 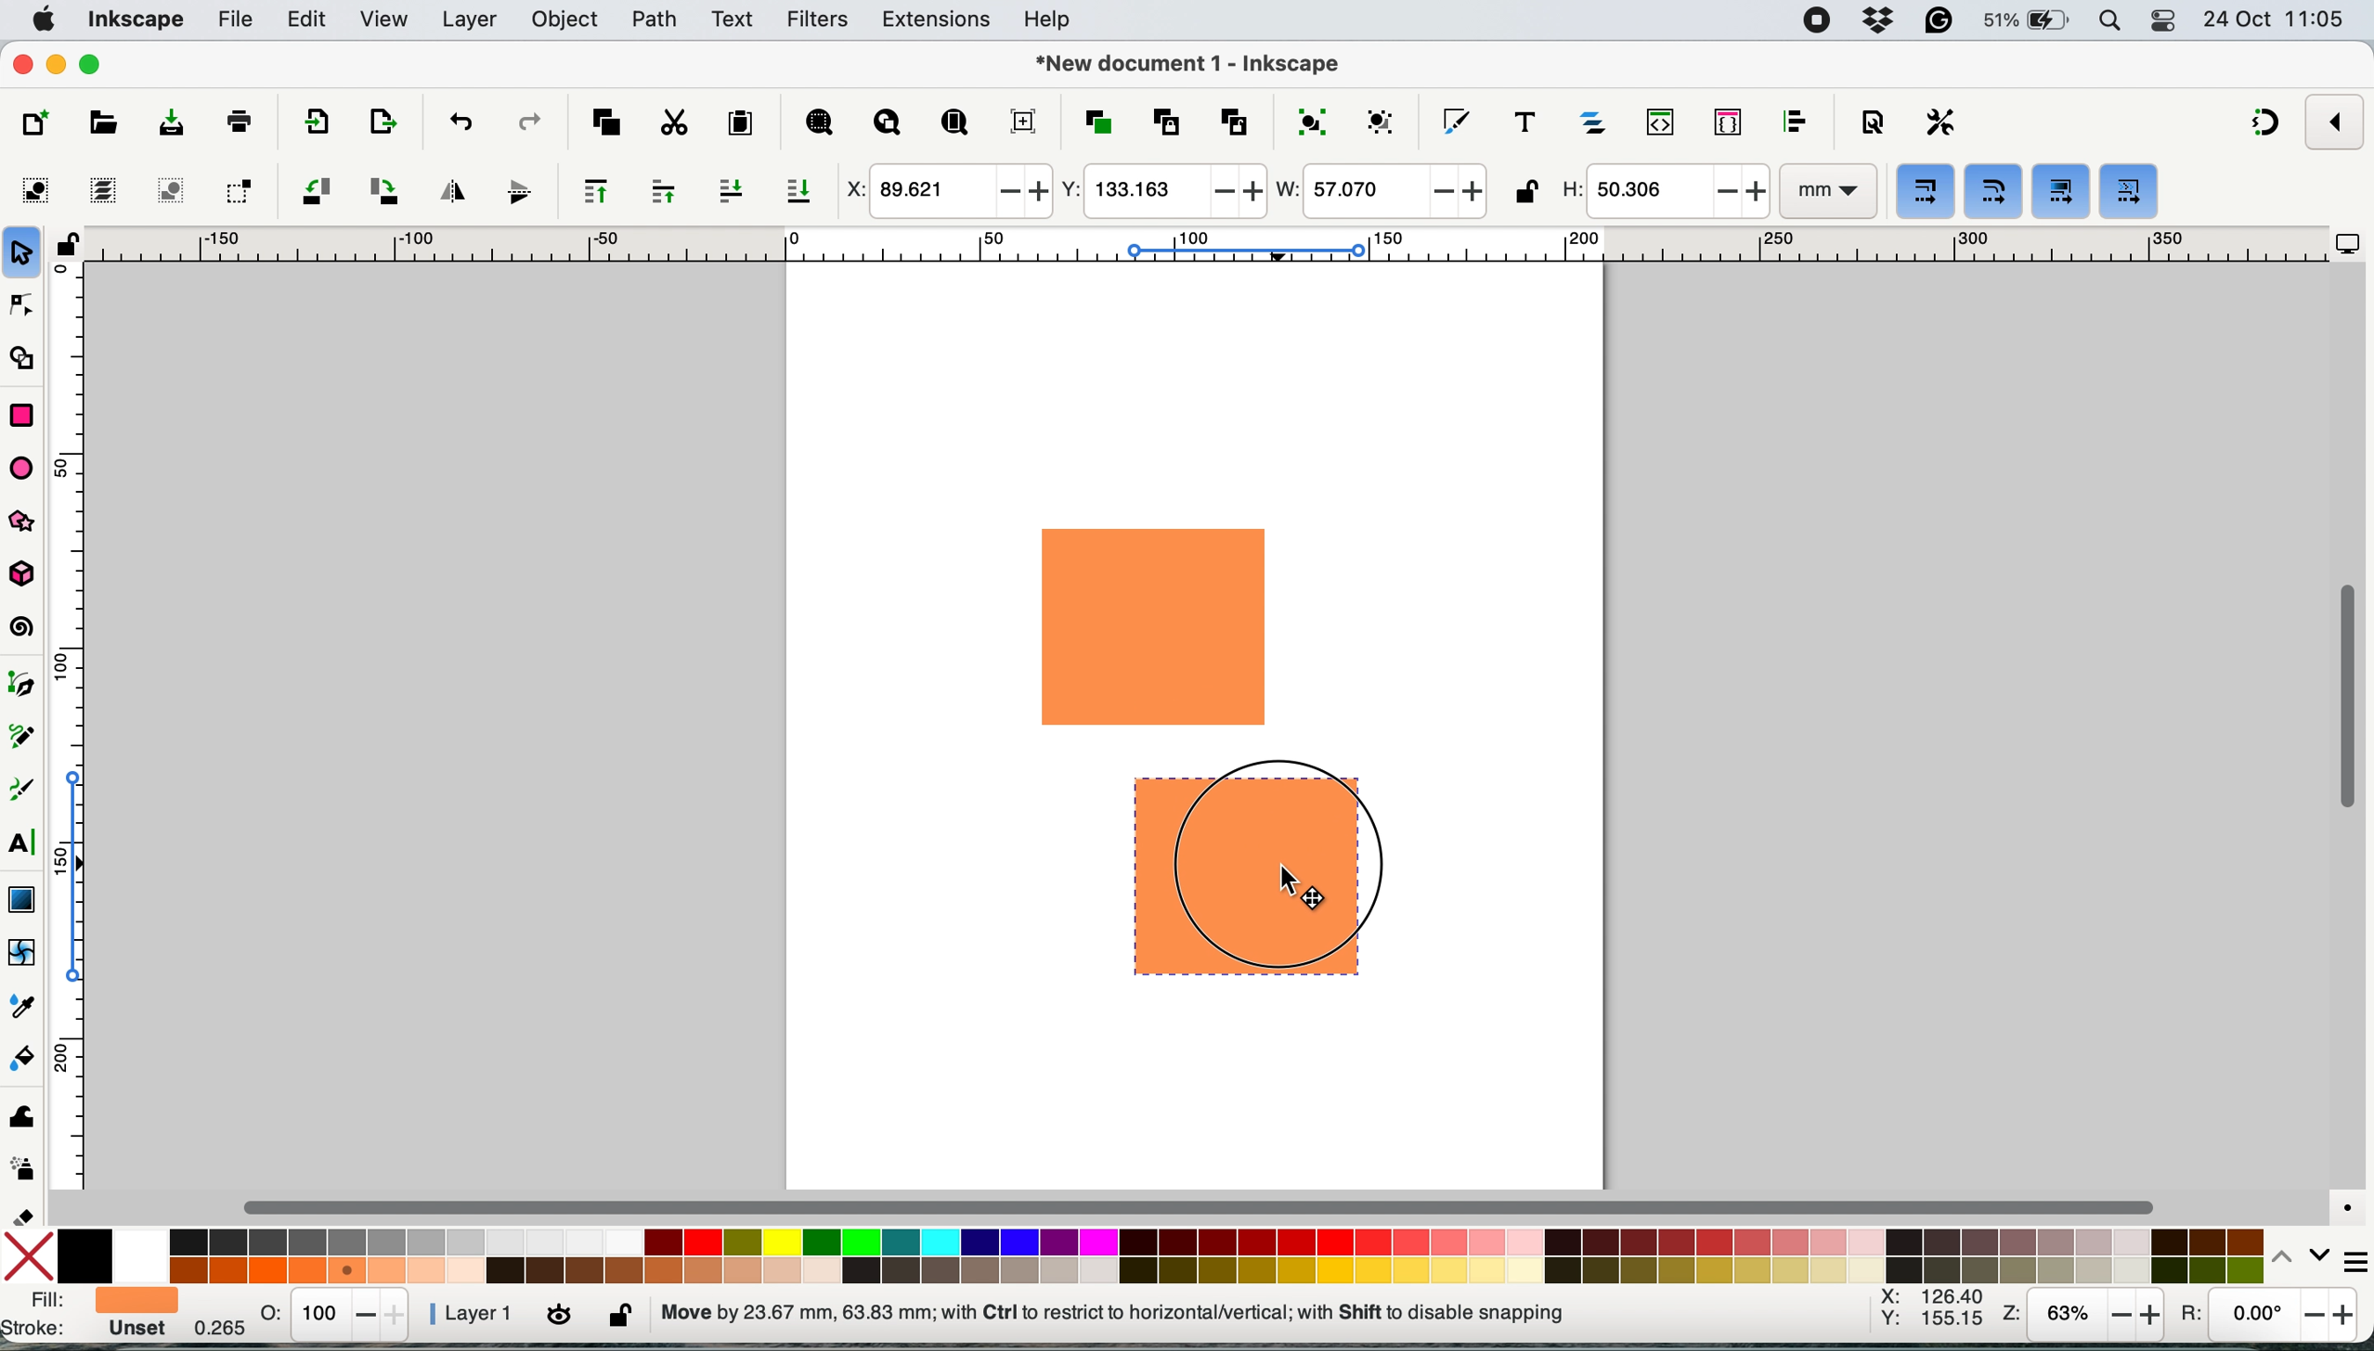 I want to click on rotation, so click(x=2264, y=1319).